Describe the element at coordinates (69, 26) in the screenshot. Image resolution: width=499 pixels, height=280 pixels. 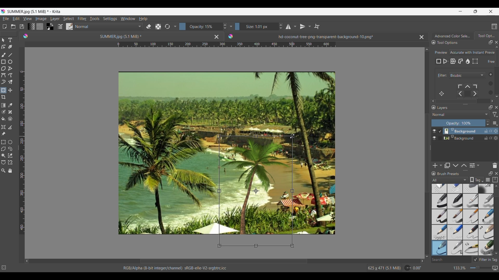
I see `Choose brush preset` at that location.